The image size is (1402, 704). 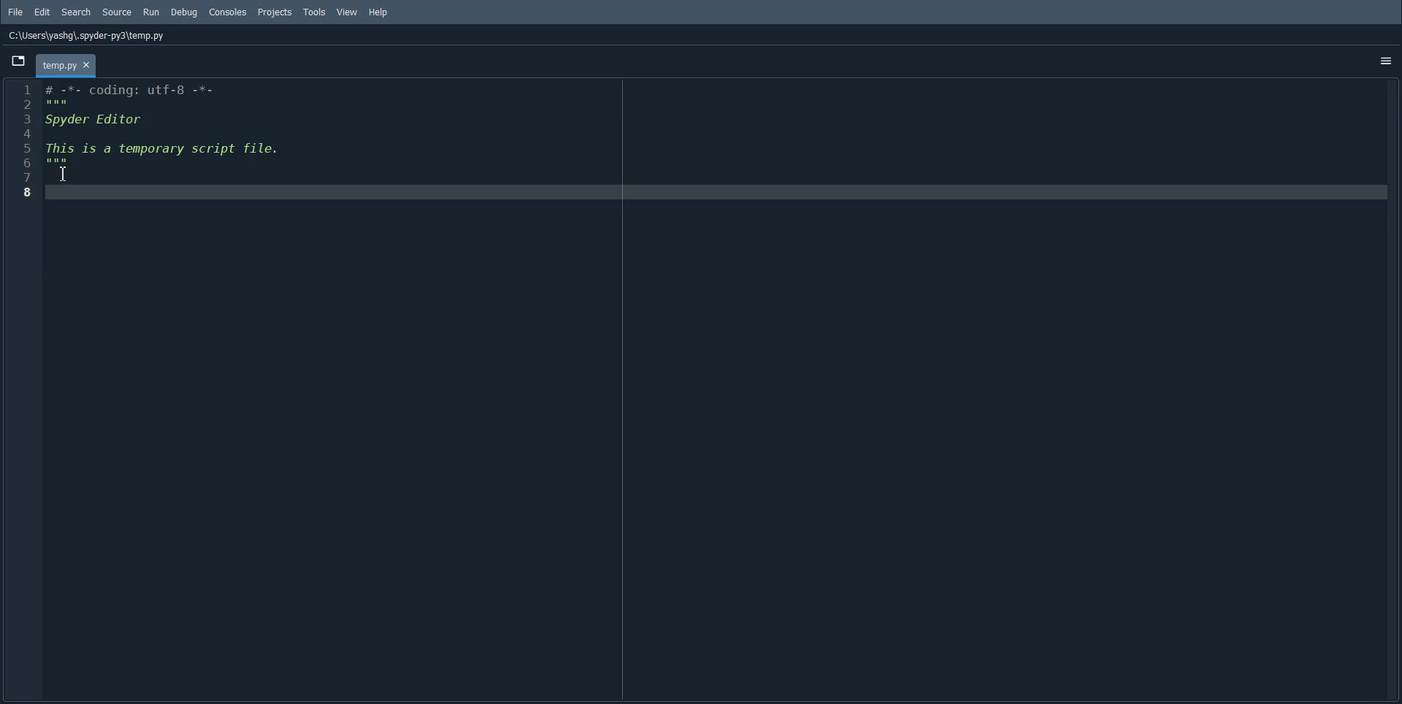 I want to click on View, so click(x=348, y=12).